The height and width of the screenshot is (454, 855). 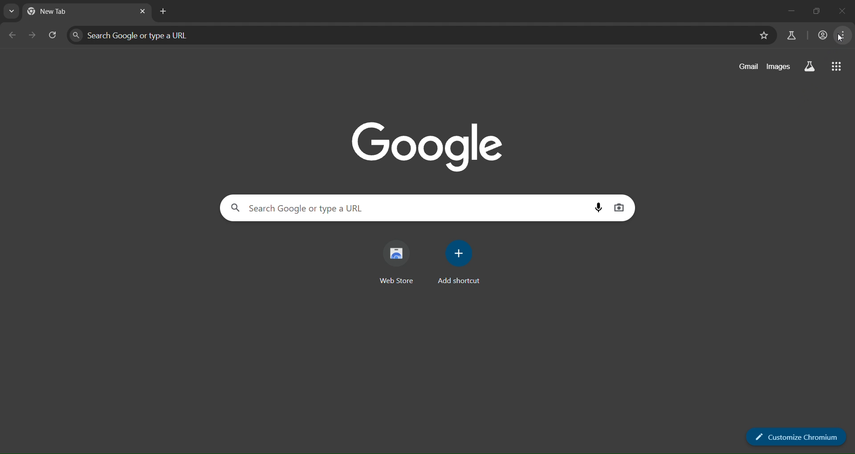 I want to click on images, so click(x=778, y=67).